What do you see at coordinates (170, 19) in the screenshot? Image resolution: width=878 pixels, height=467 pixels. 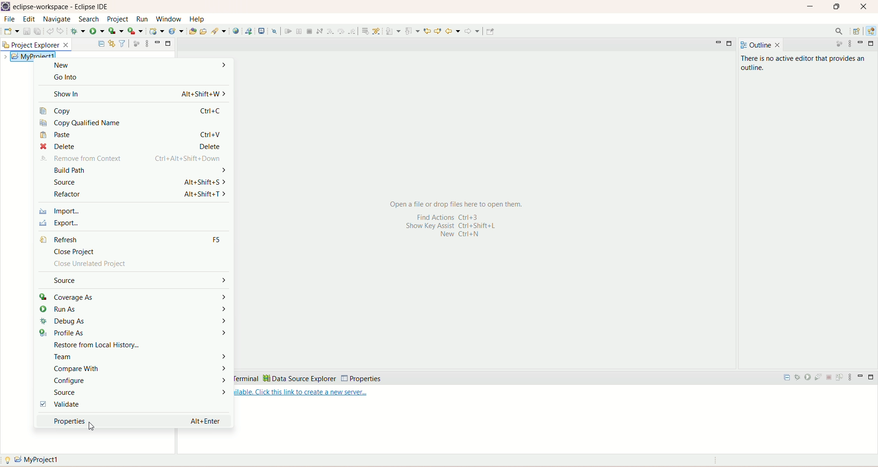 I see `window` at bounding box center [170, 19].